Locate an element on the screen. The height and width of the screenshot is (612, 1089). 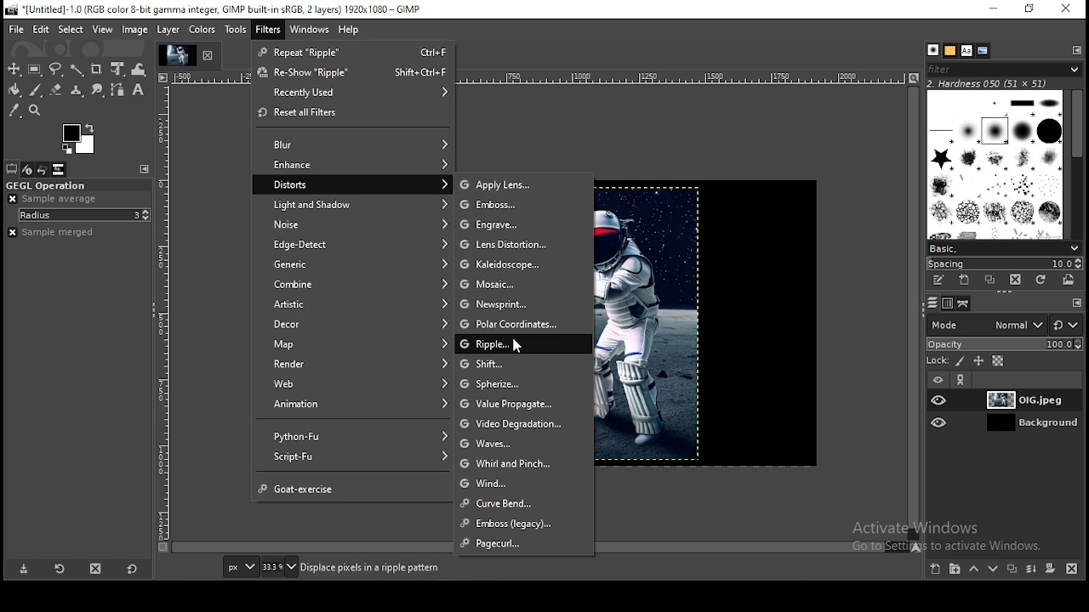
gegl operation is located at coordinates (76, 185).